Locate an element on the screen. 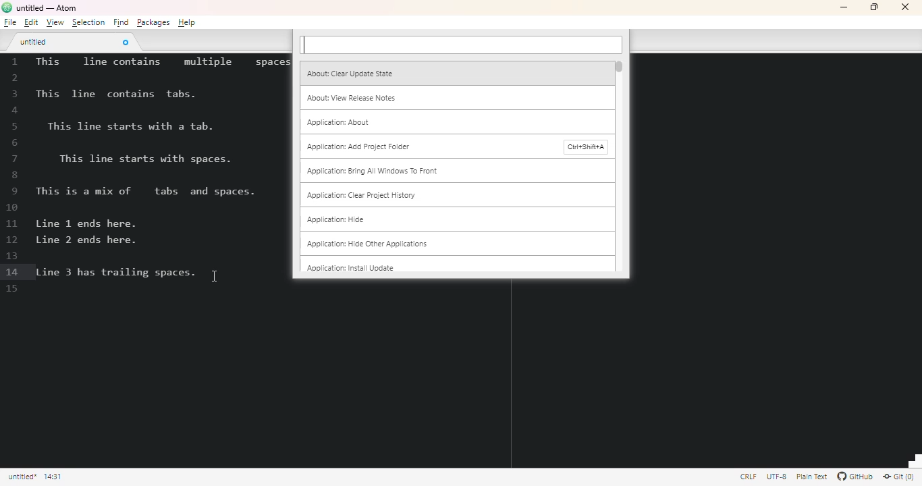 The image size is (922, 486). find is located at coordinates (121, 22).